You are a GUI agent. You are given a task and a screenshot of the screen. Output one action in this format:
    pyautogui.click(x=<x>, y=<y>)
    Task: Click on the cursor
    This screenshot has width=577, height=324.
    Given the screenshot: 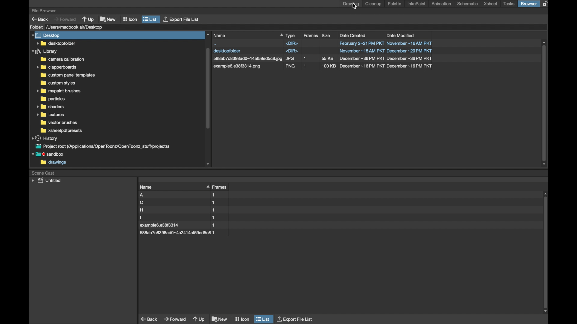 What is the action you would take?
    pyautogui.click(x=355, y=7)
    